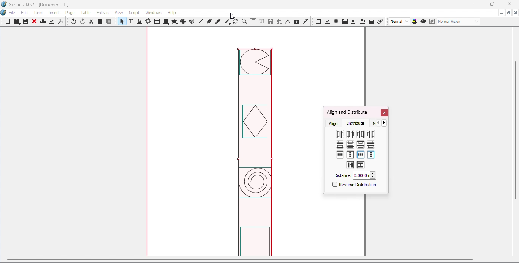  What do you see at coordinates (340, 155) in the screenshot?
I see `Make horizontal gaps between and sides of page equal` at bounding box center [340, 155].